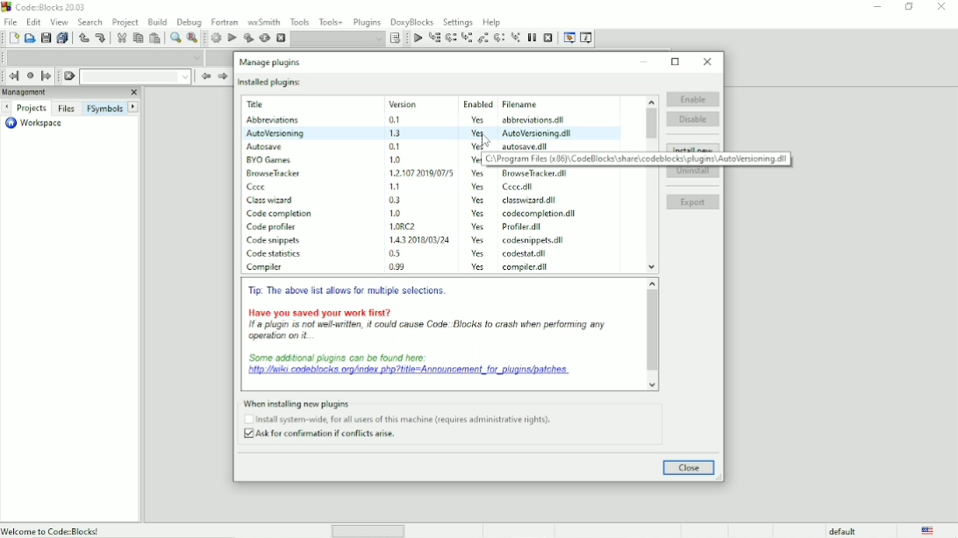 The height and width of the screenshot is (538, 958). Describe the element at coordinates (30, 75) in the screenshot. I see `Last jump` at that location.